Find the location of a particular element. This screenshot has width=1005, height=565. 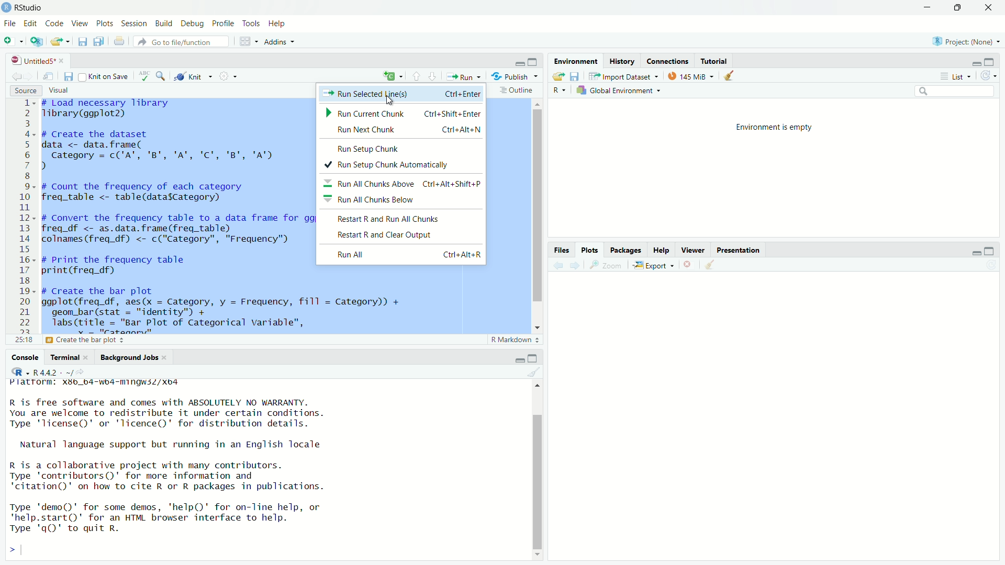

visual is located at coordinates (58, 91).